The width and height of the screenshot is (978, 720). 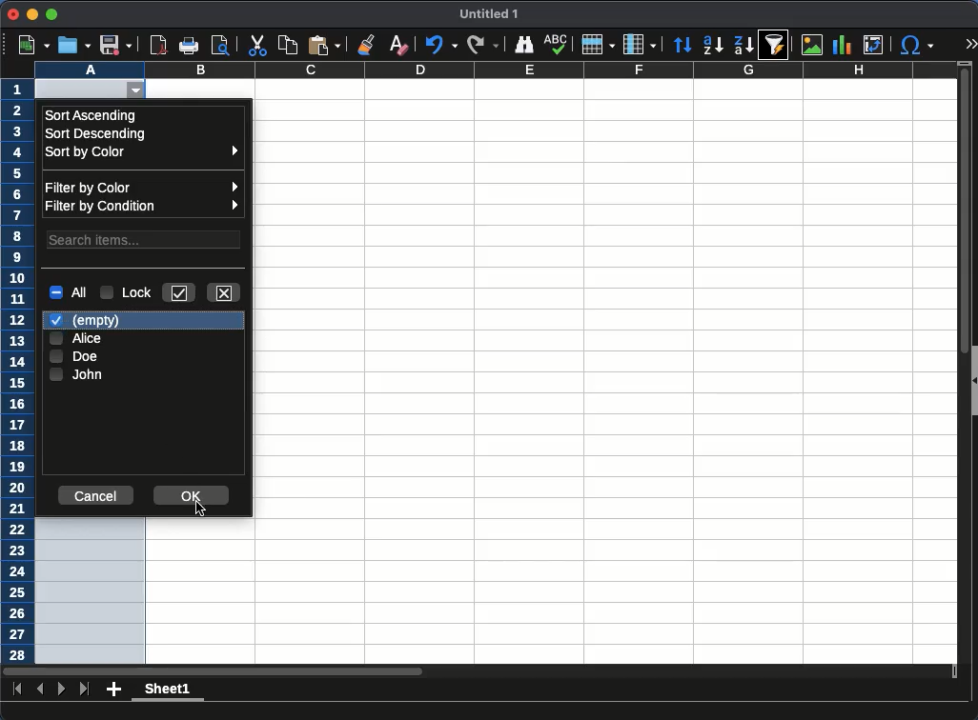 I want to click on keep, so click(x=177, y=292).